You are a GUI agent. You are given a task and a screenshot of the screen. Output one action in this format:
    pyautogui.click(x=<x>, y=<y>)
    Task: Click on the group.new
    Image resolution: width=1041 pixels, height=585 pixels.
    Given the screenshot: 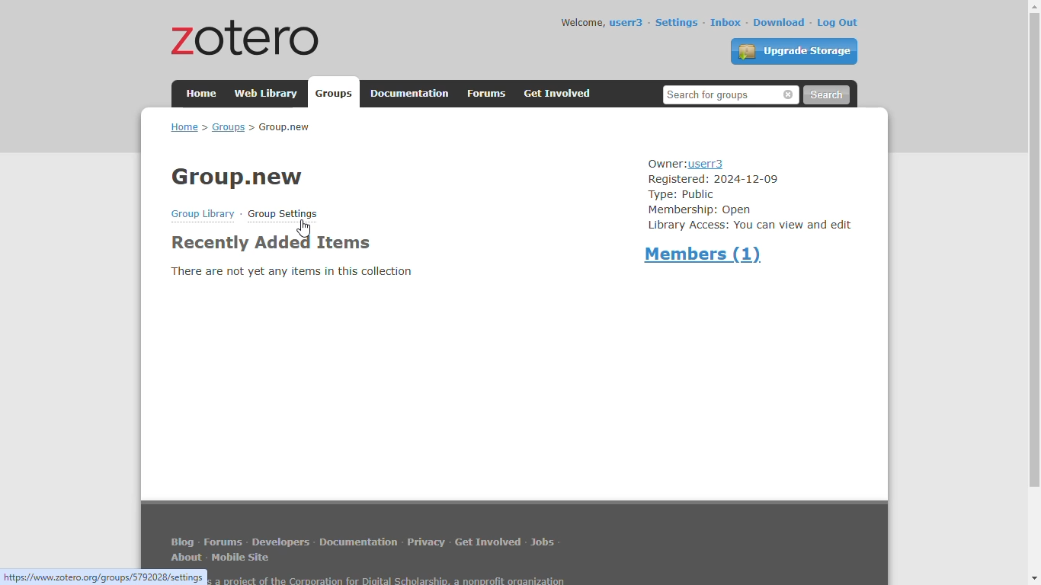 What is the action you would take?
    pyautogui.click(x=237, y=177)
    